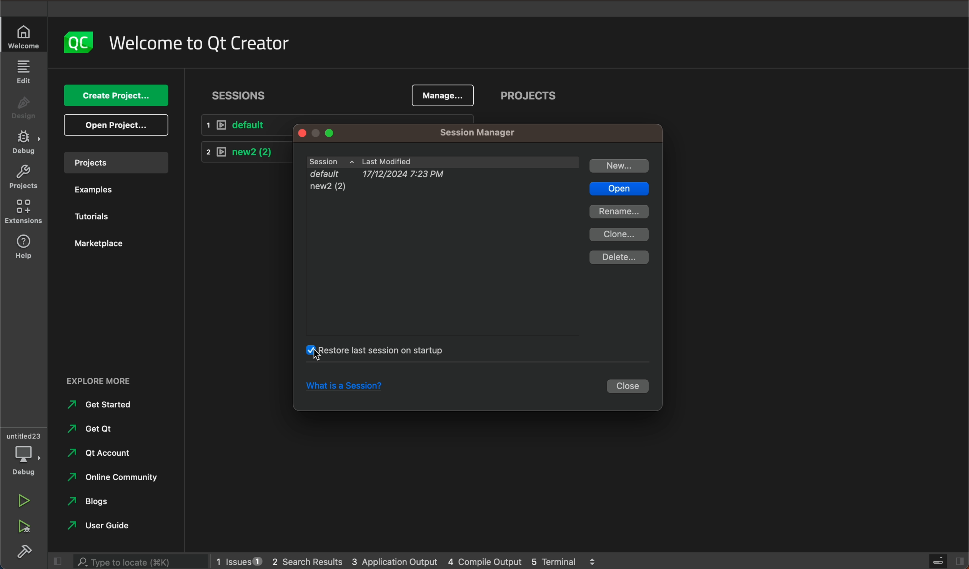  Describe the element at coordinates (115, 124) in the screenshot. I see `open` at that location.